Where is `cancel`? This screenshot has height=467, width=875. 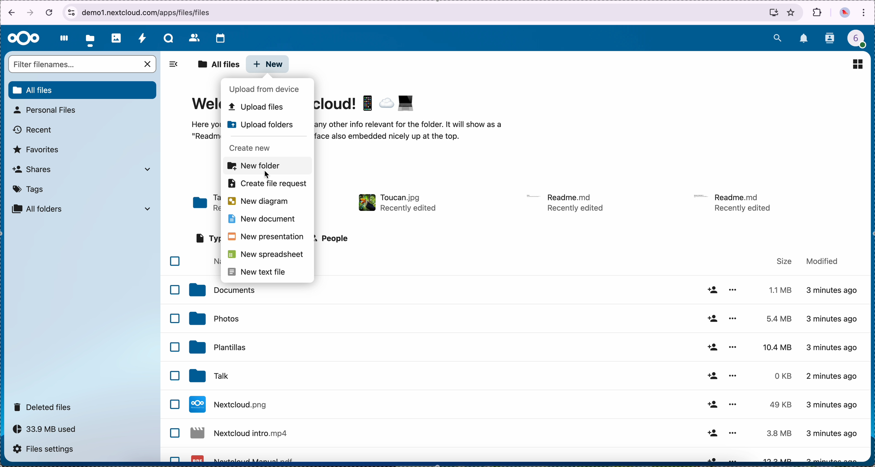 cancel is located at coordinates (50, 12).